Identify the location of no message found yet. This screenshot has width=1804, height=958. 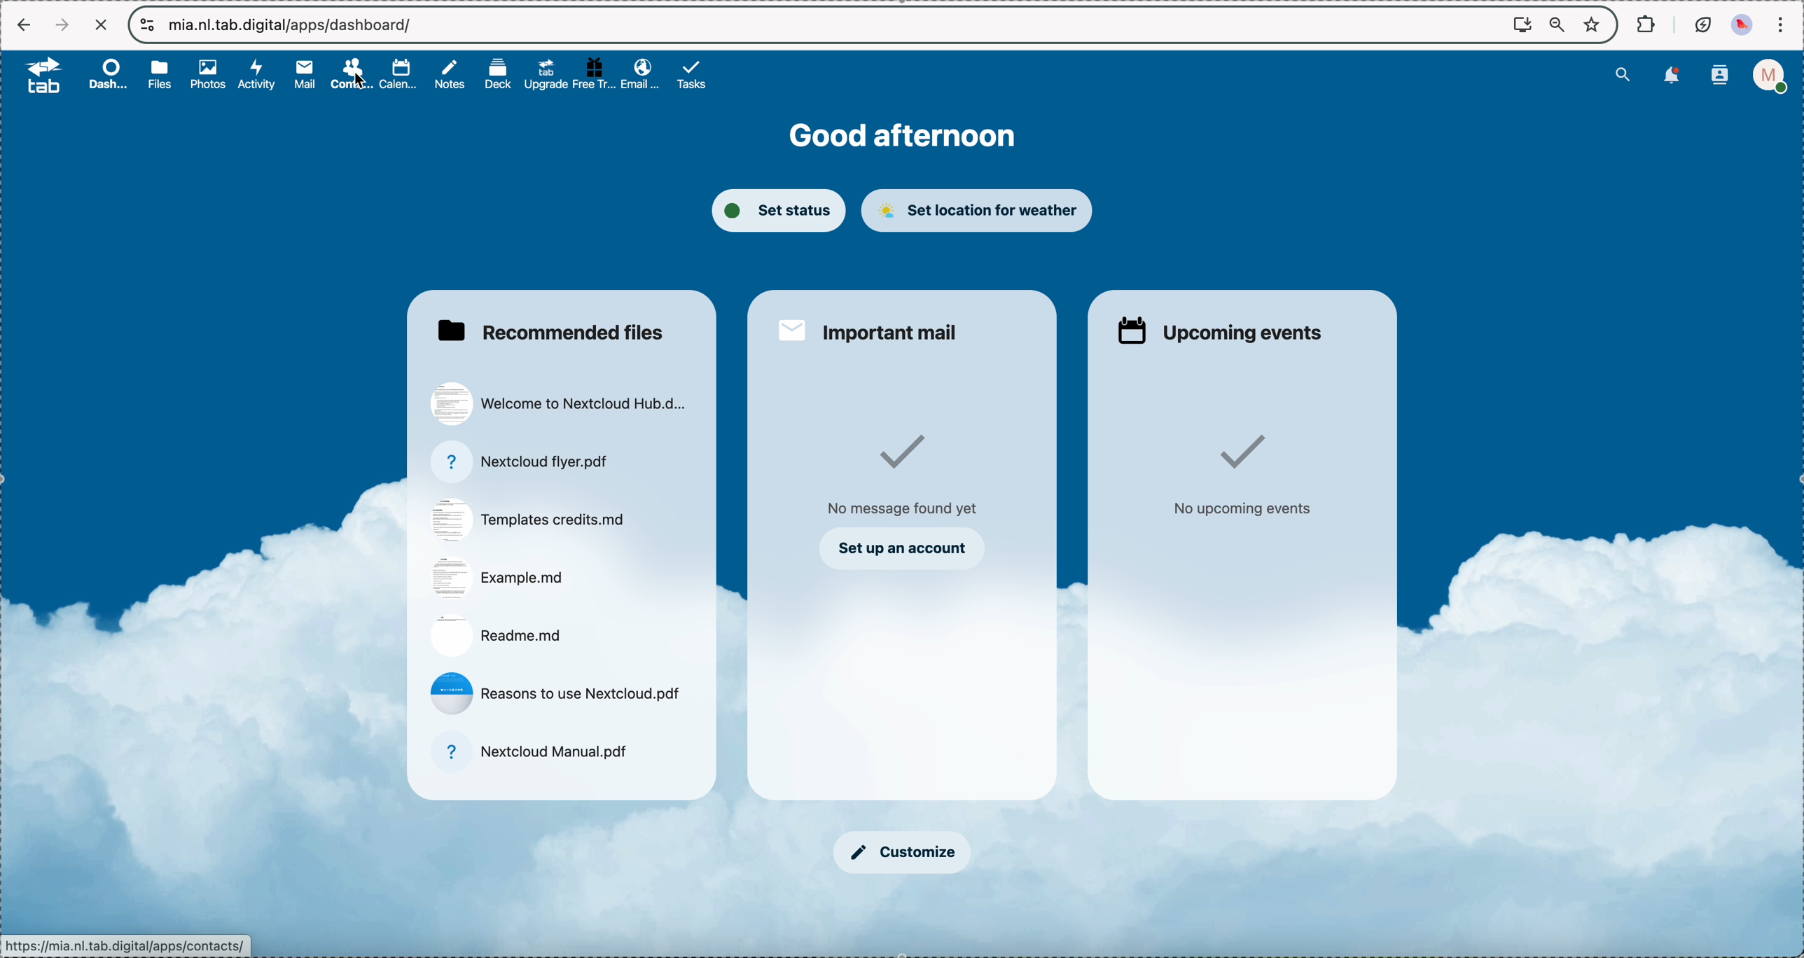
(906, 476).